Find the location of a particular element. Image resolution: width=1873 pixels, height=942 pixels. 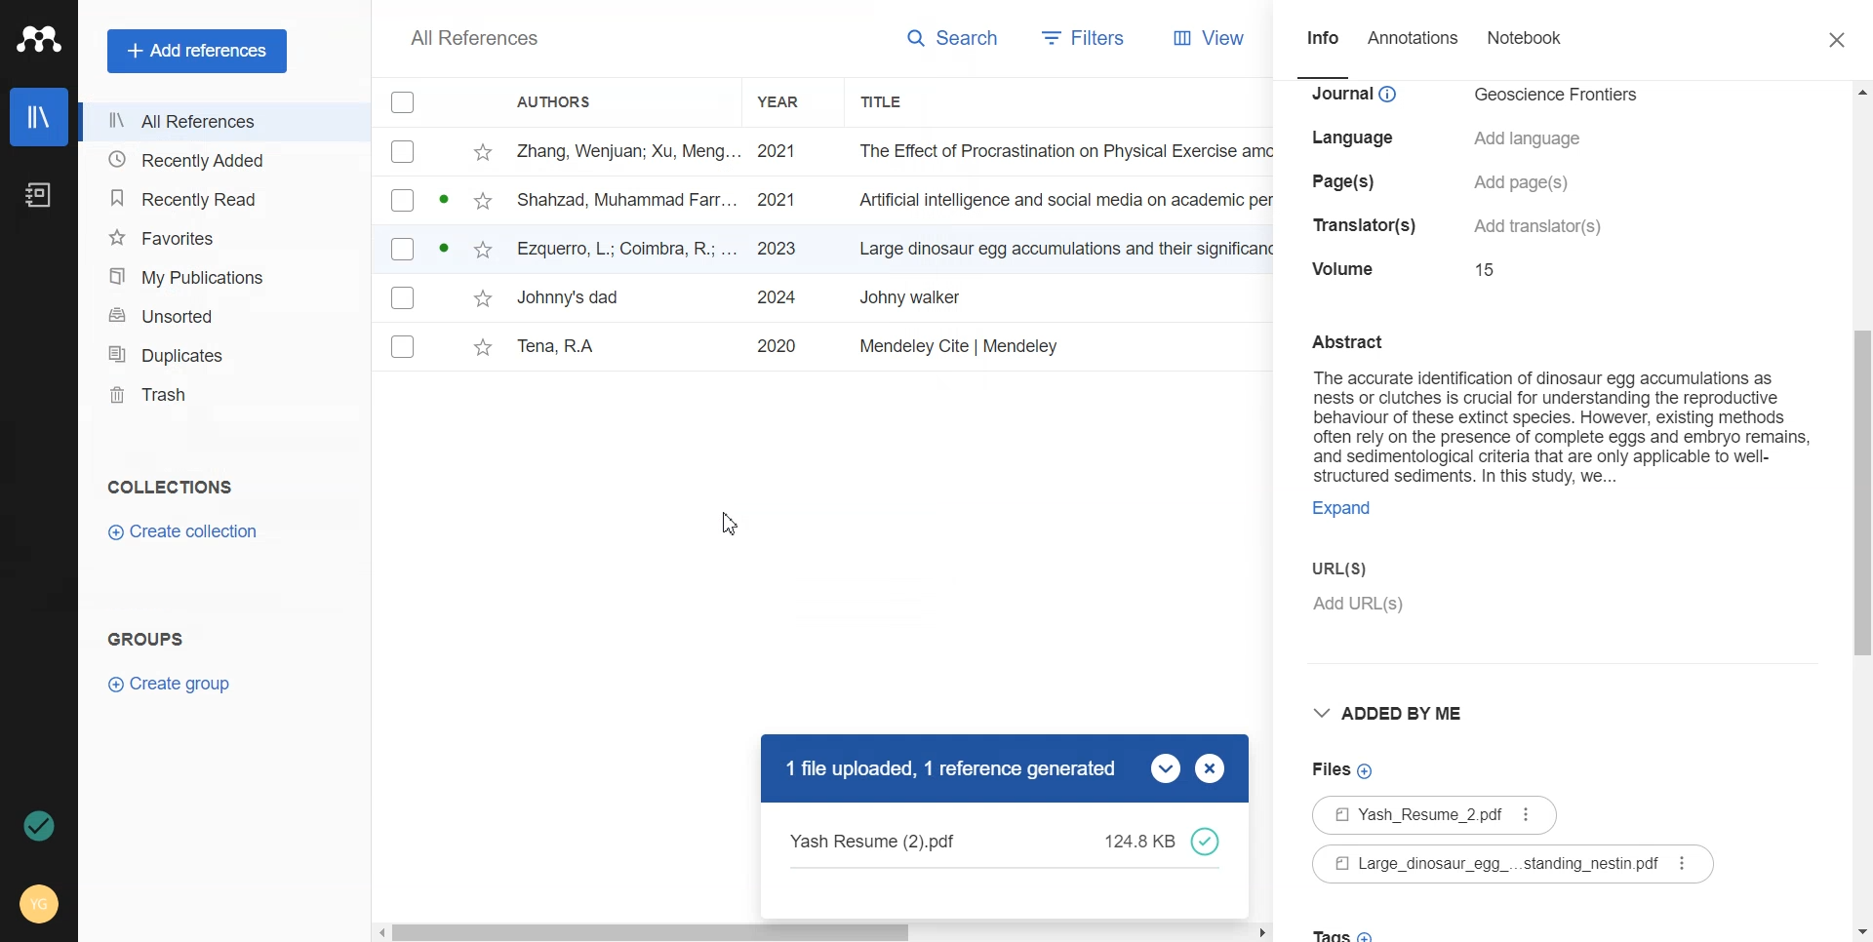

File is located at coordinates (1410, 814).